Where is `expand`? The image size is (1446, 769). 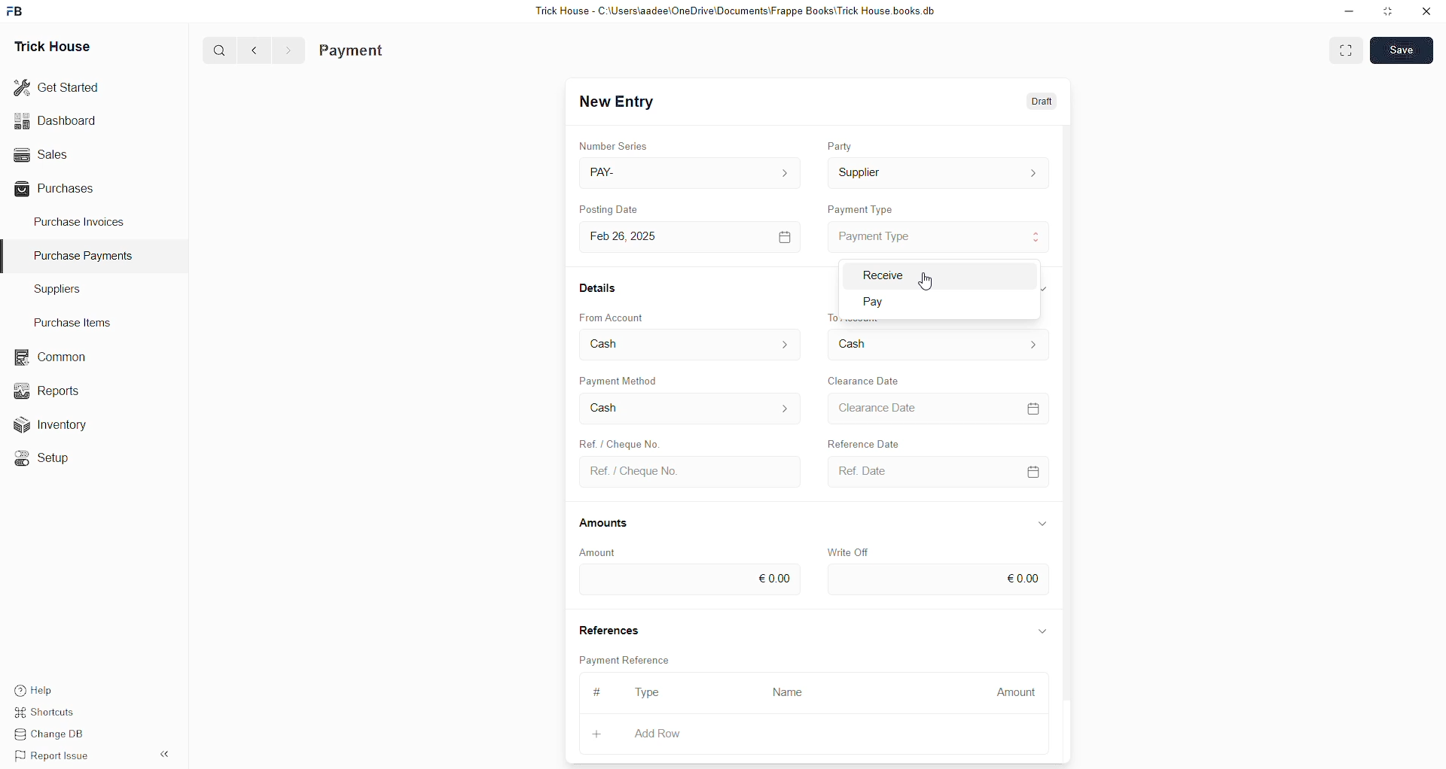
expand is located at coordinates (1042, 628).